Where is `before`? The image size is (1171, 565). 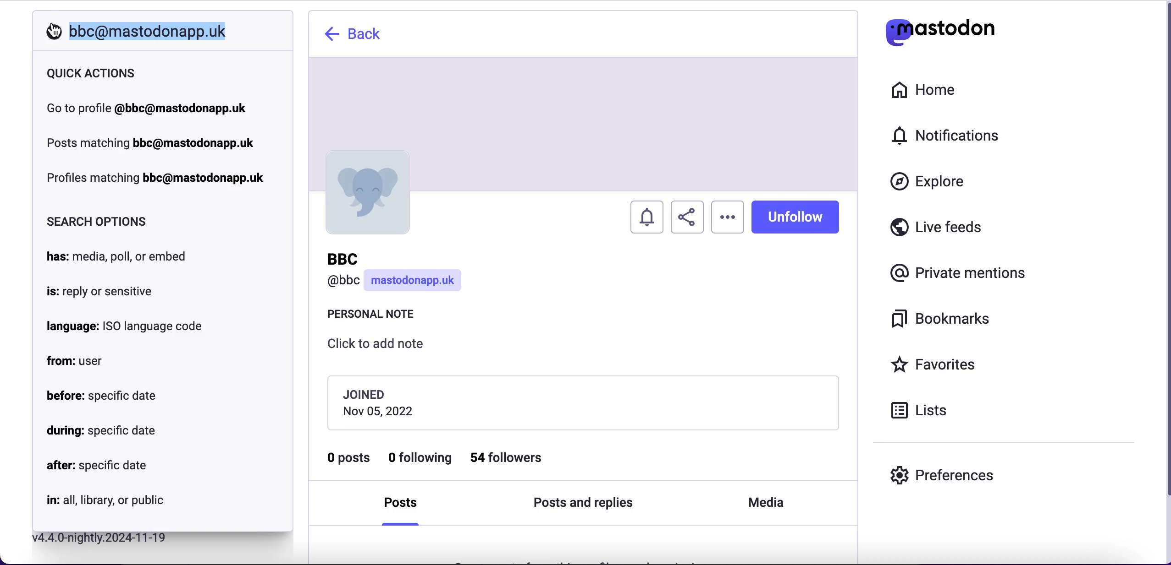 before is located at coordinates (102, 395).